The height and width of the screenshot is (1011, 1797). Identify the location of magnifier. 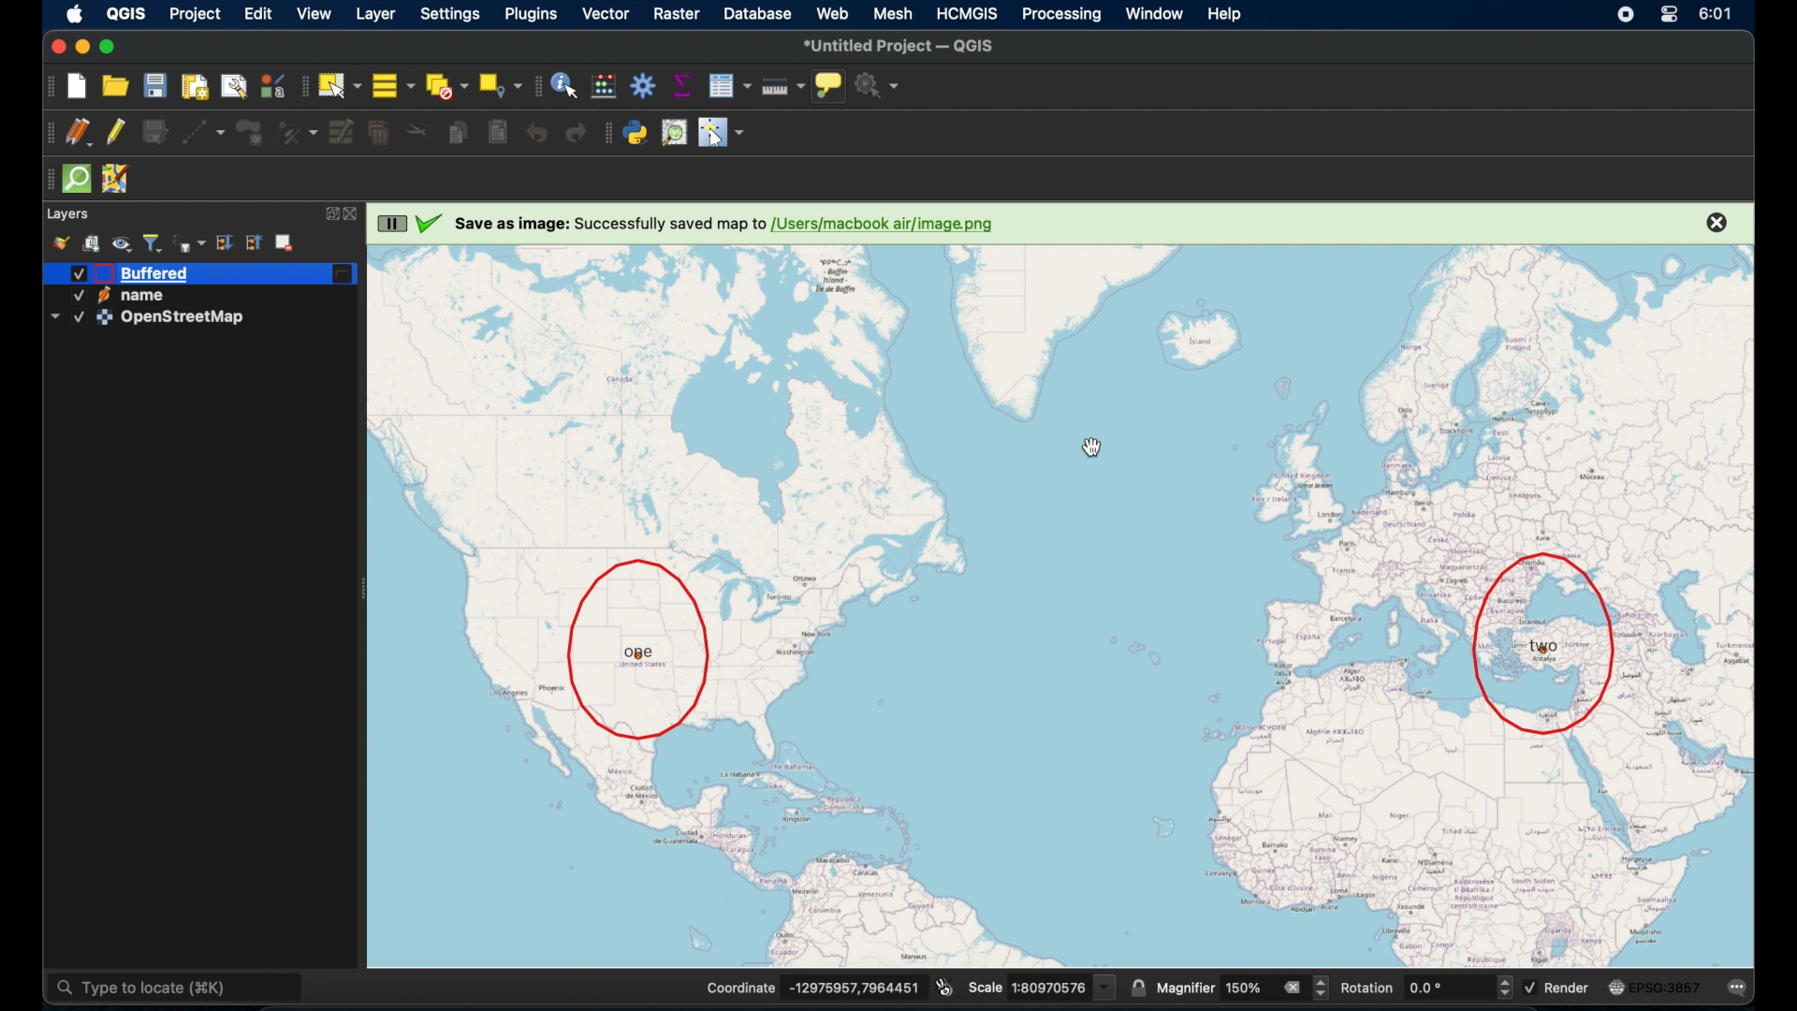
(1184, 989).